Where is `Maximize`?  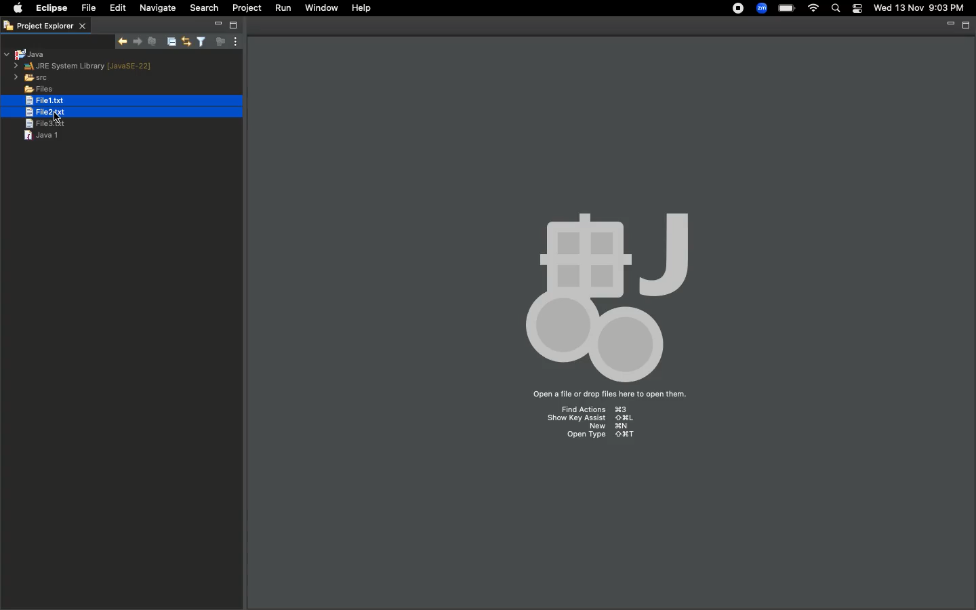 Maximize is located at coordinates (964, 26).